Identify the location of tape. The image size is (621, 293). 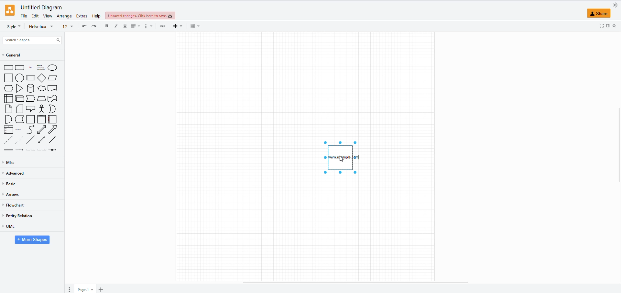
(53, 99).